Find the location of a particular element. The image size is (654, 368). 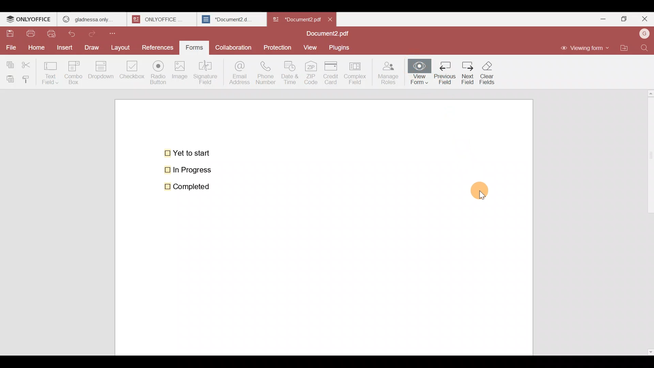

In Progress is located at coordinates (192, 170).